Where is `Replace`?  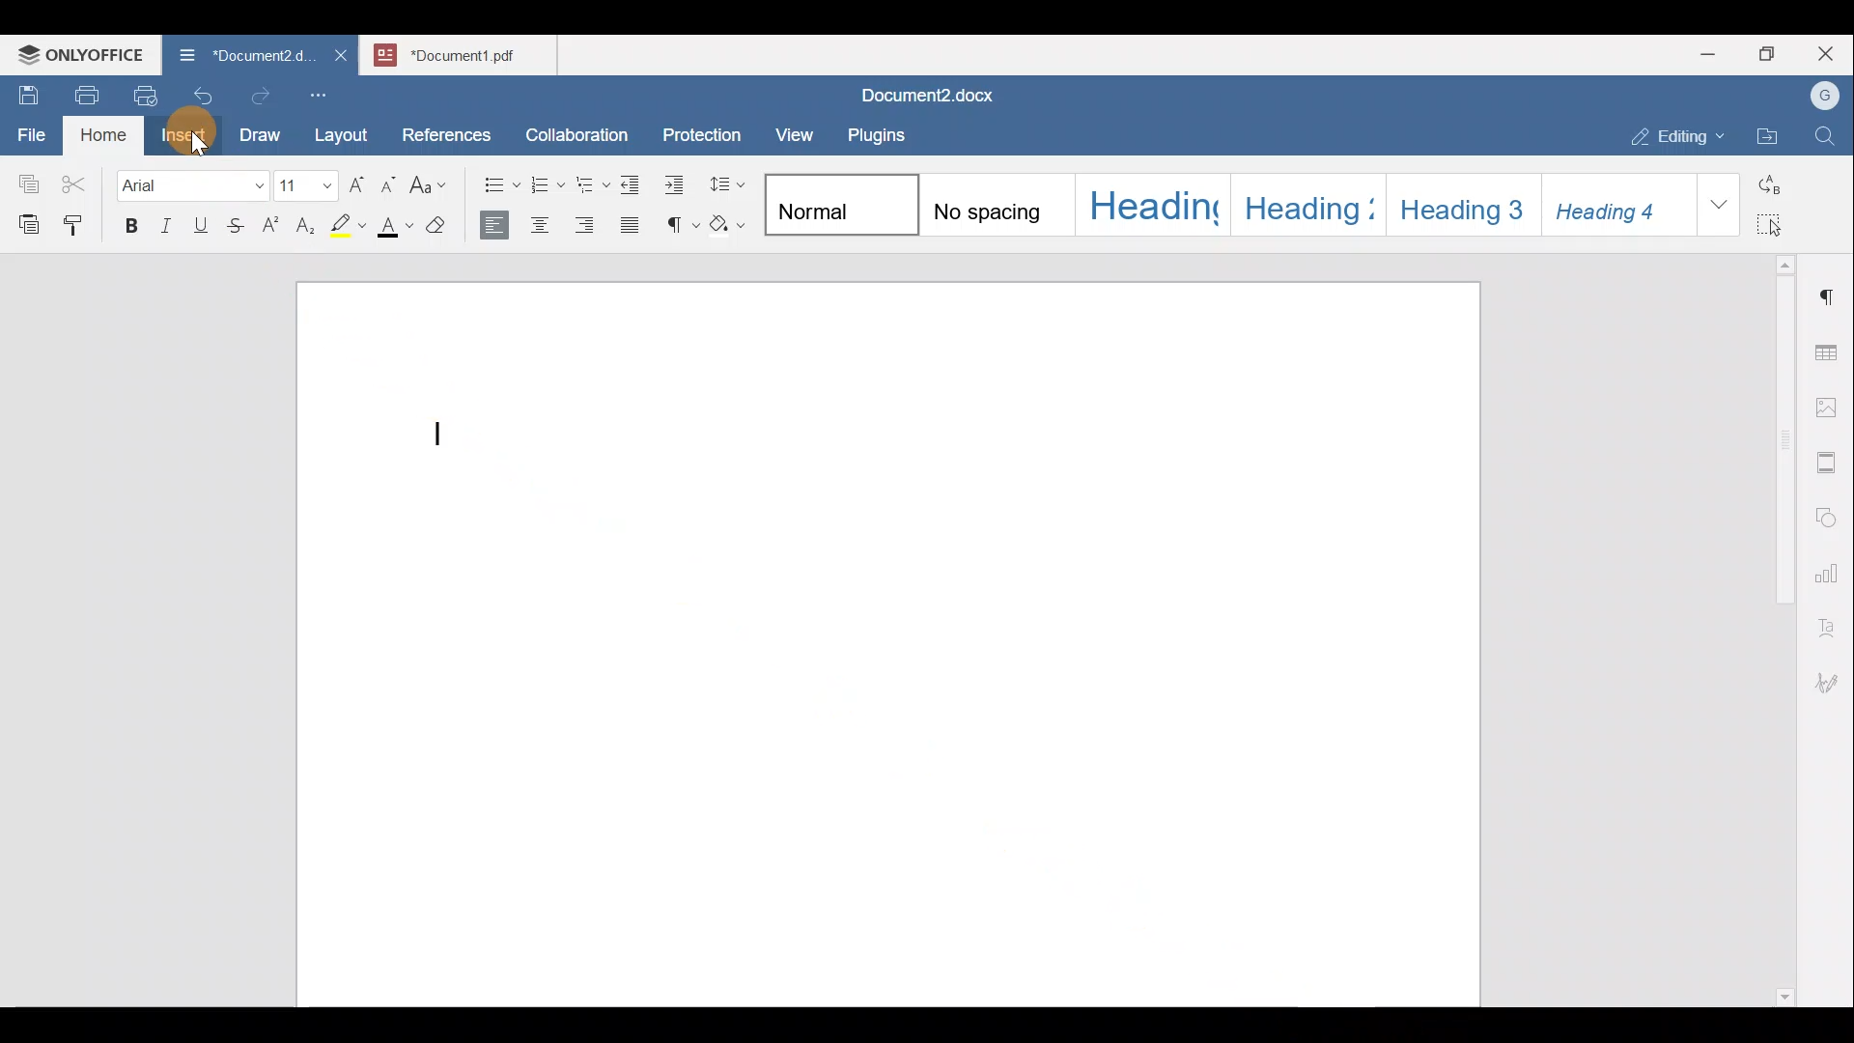 Replace is located at coordinates (1778, 183).